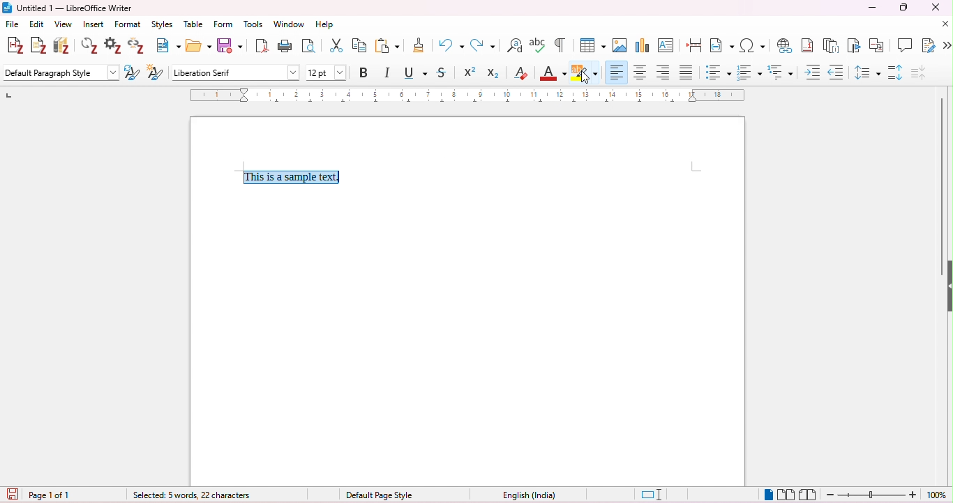 This screenshot has width=953, height=503. Describe the element at coordinates (640, 72) in the screenshot. I see `align center` at that location.